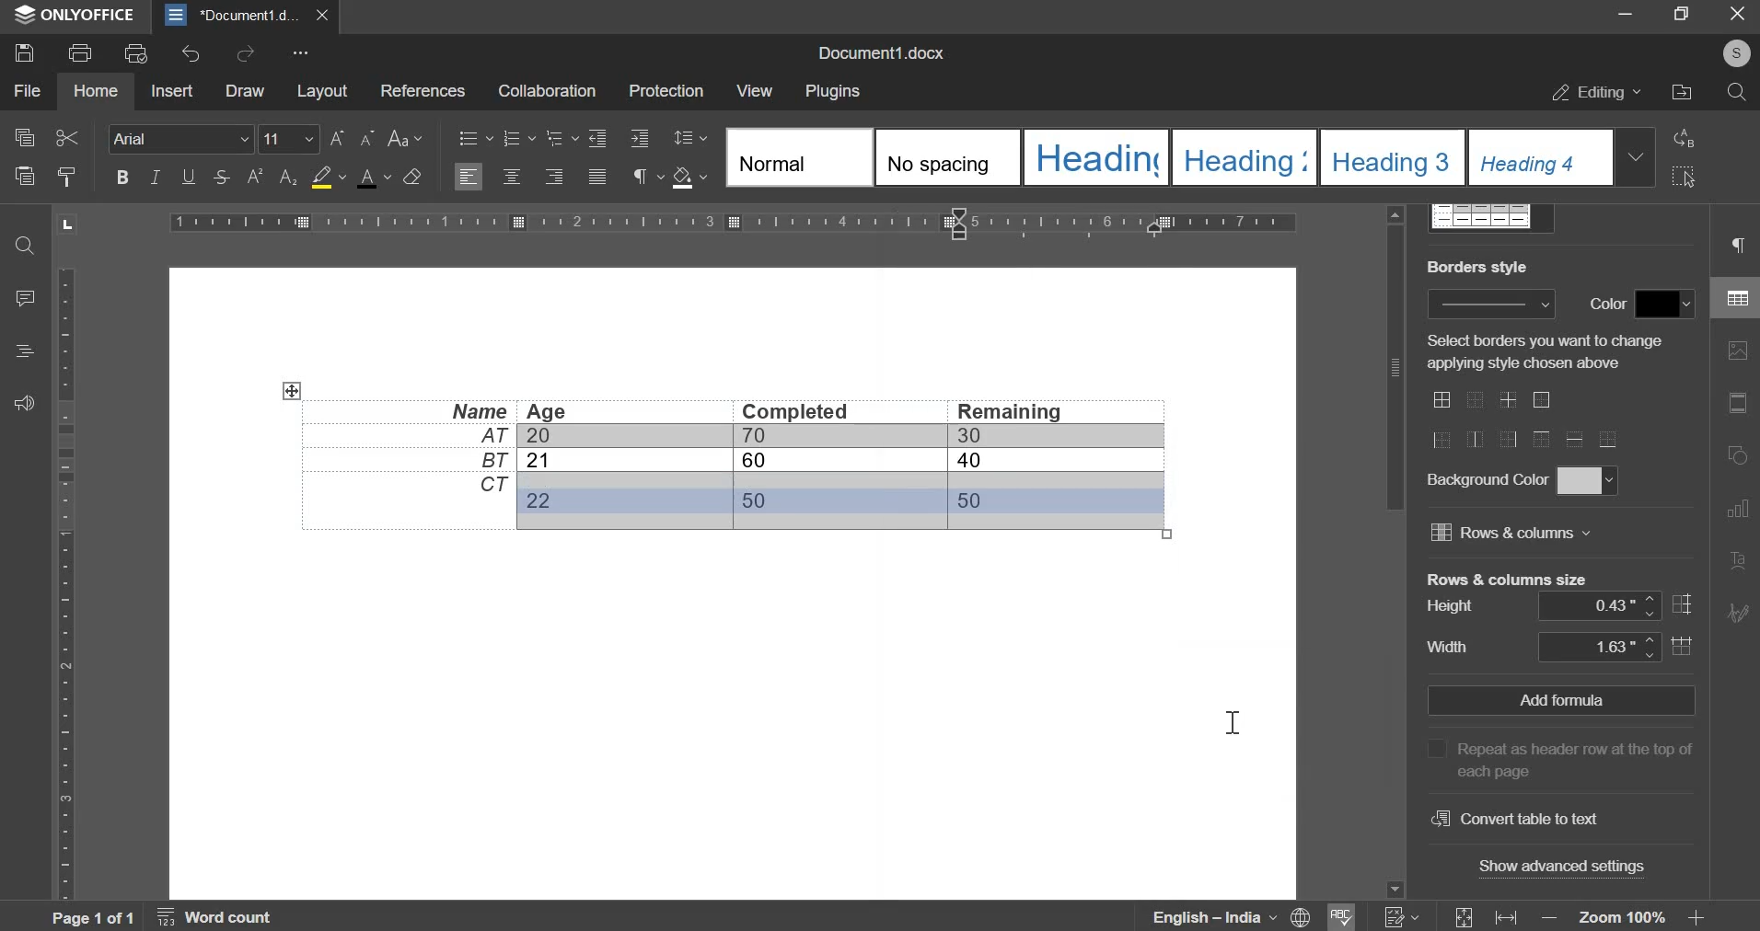 This screenshot has width=1760, height=931. What do you see at coordinates (598, 178) in the screenshot?
I see `justified` at bounding box center [598, 178].